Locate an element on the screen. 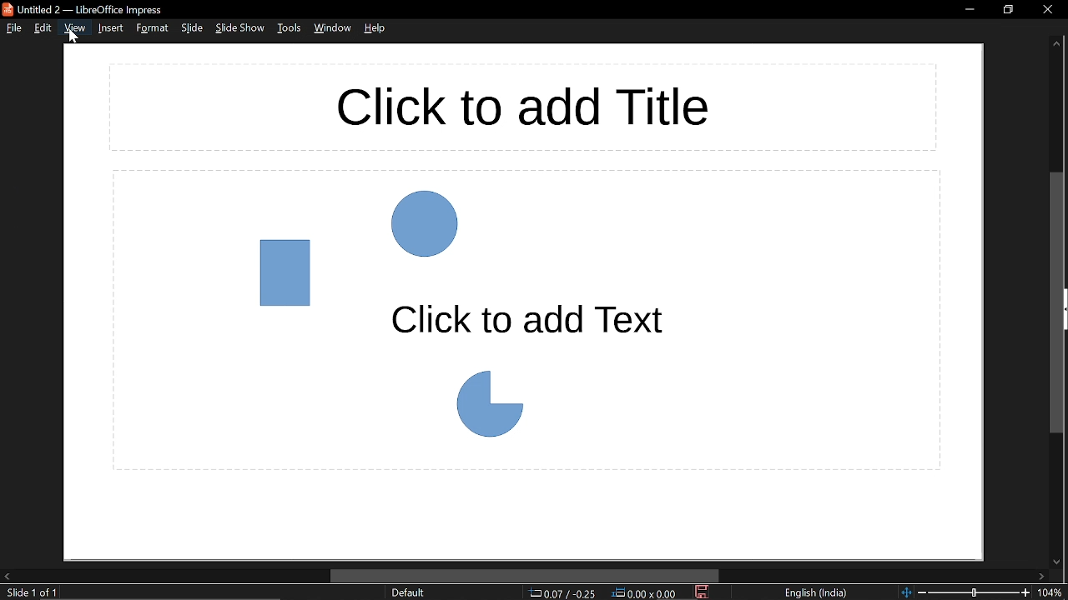 The height and width of the screenshot is (600, 1068). current zoom is located at coordinates (1053, 593).